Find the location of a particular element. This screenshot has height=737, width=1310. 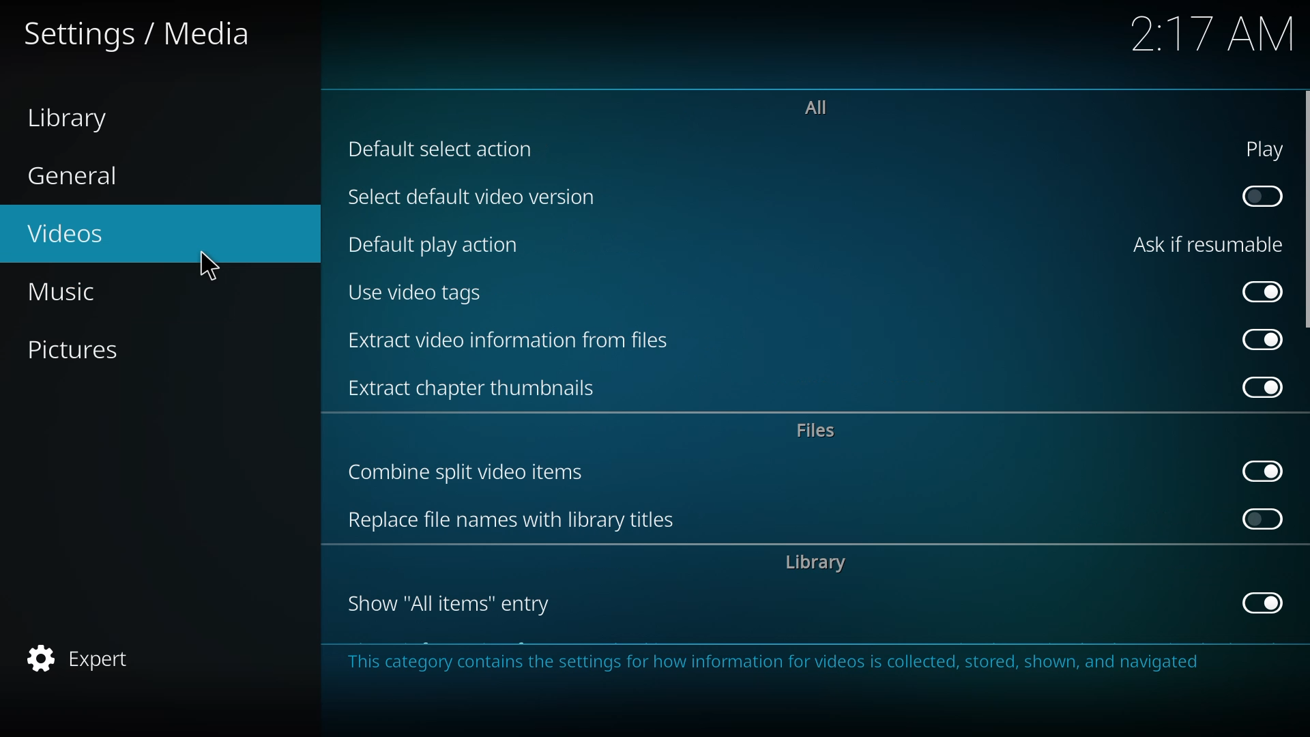

enabled is located at coordinates (1260, 388).